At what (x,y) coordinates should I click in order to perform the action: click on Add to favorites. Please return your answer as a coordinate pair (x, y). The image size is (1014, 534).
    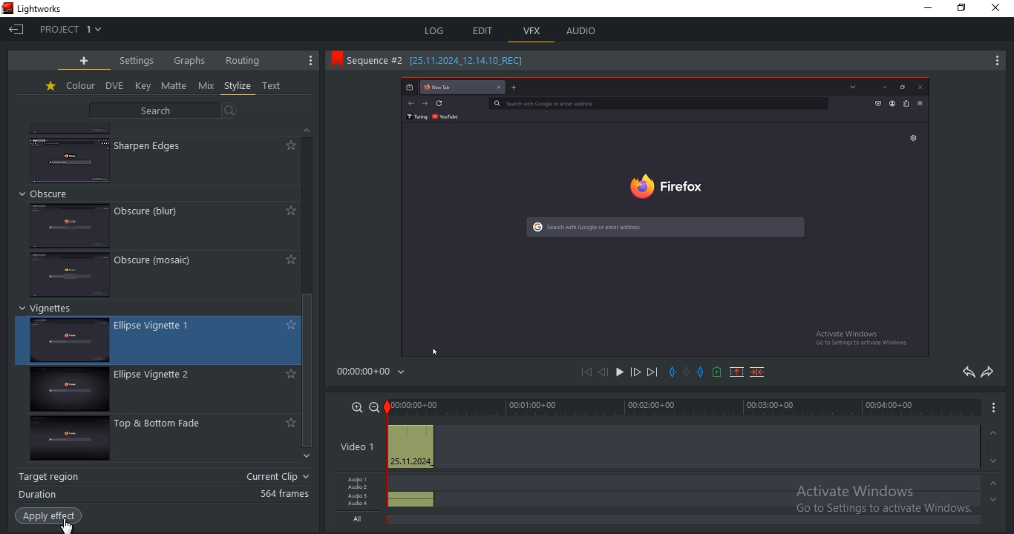
    Looking at the image, I should click on (288, 145).